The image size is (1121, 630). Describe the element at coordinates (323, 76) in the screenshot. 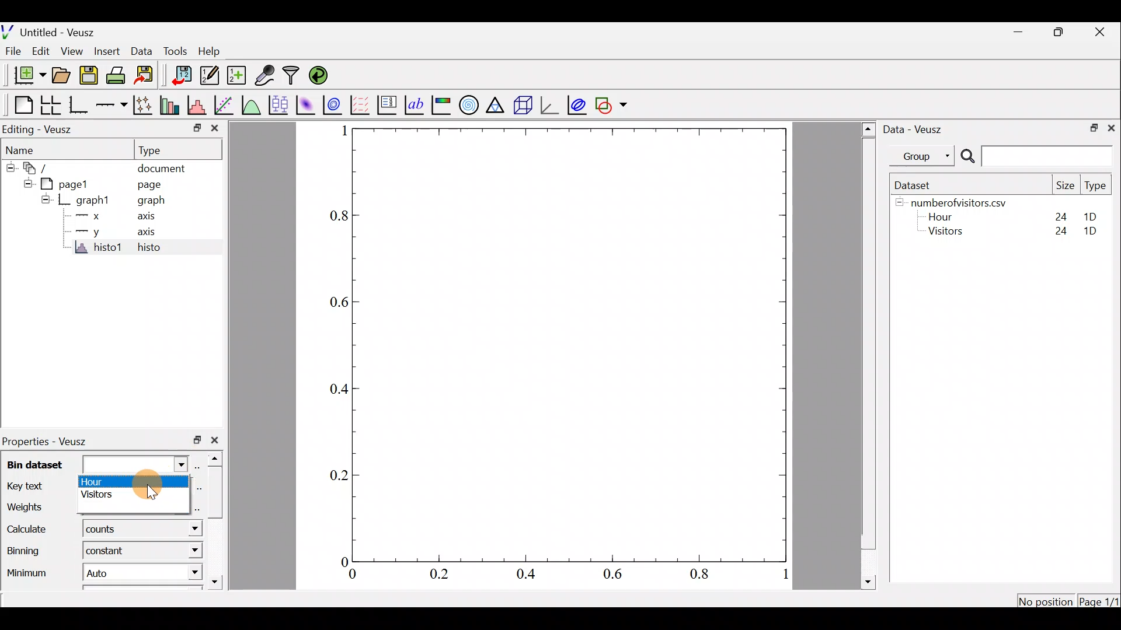

I see `reload linked datasets` at that location.